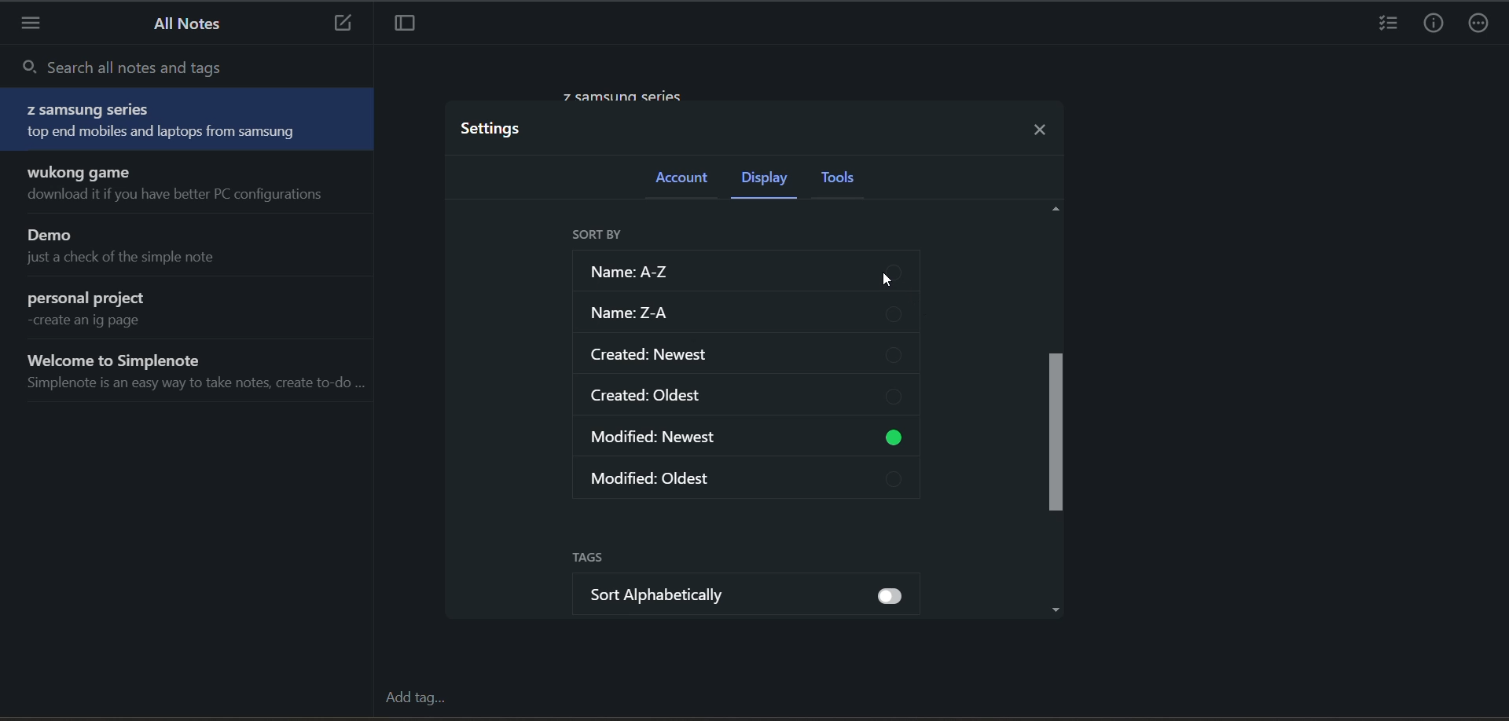  I want to click on cursor, so click(891, 284).